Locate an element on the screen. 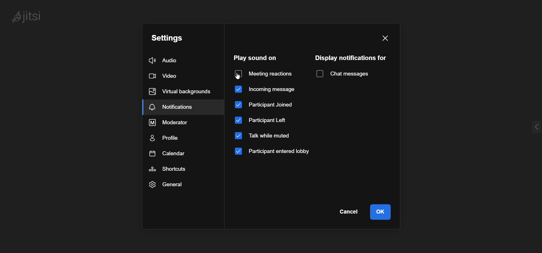  talk while muted is located at coordinates (265, 136).